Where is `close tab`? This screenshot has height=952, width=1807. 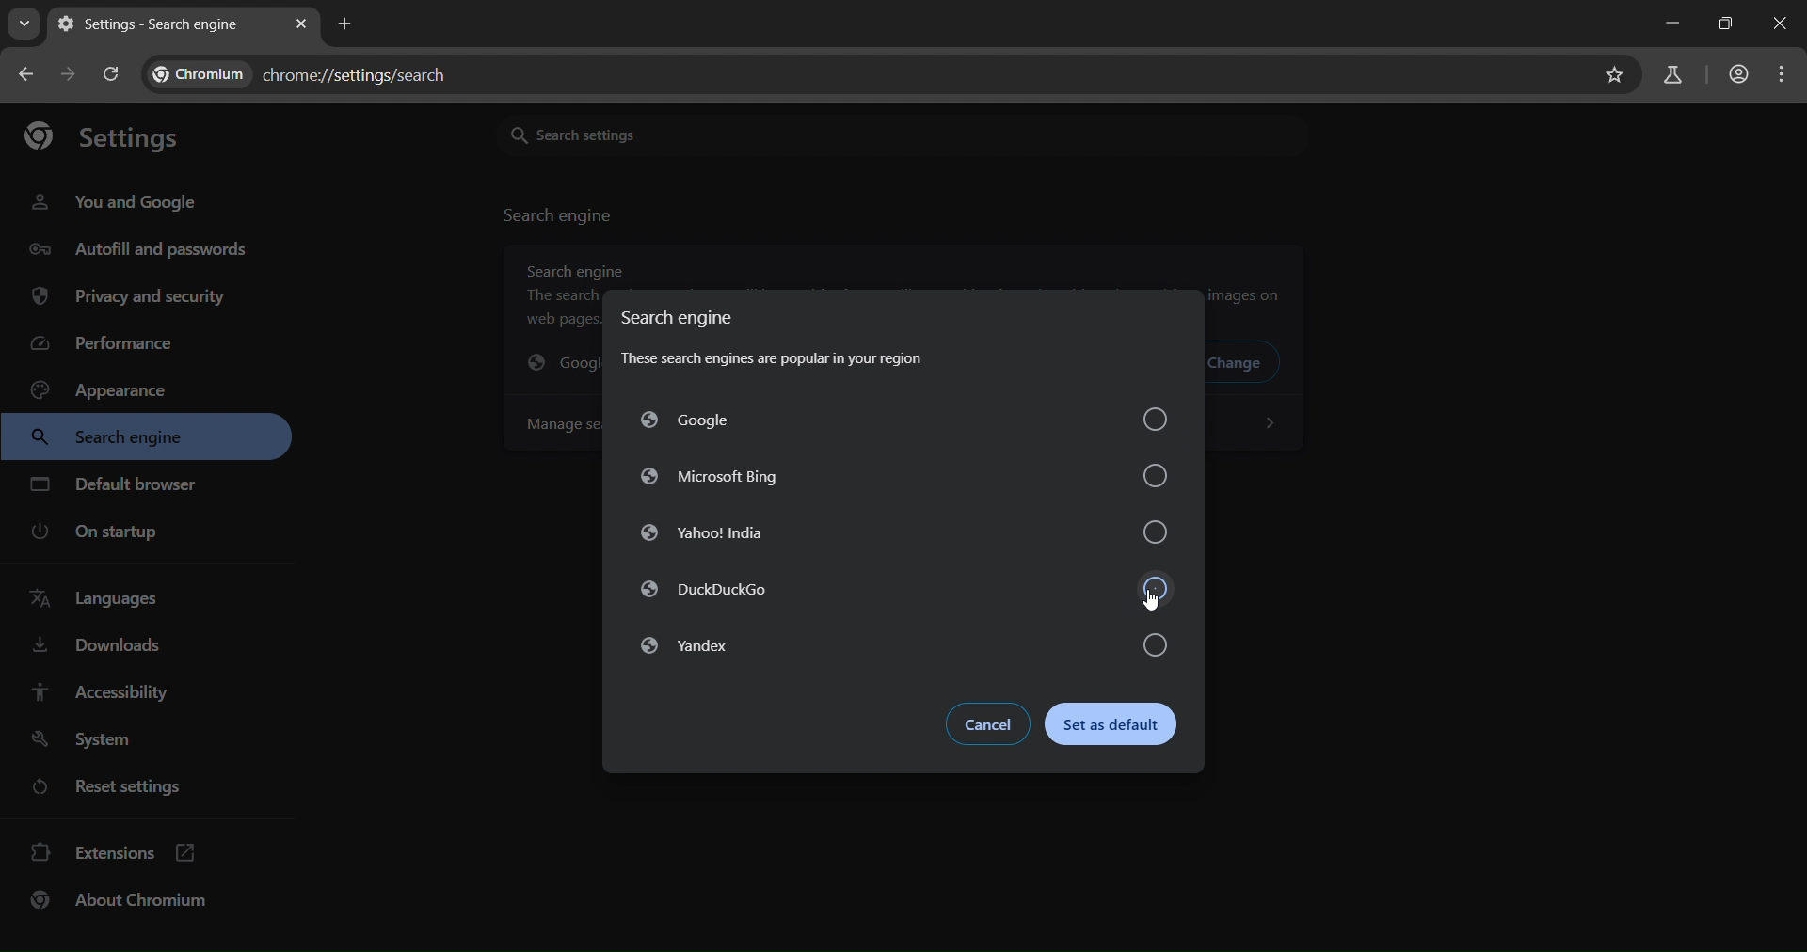
close tab is located at coordinates (303, 21).